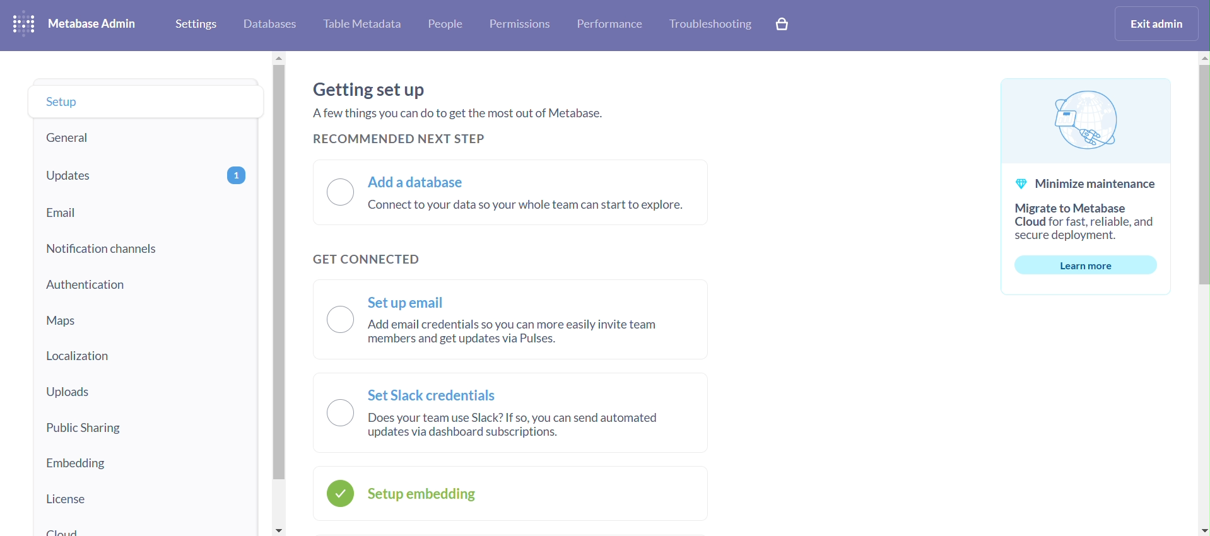 This screenshot has height=536, width=1210. What do you see at coordinates (146, 527) in the screenshot?
I see `cloud` at bounding box center [146, 527].